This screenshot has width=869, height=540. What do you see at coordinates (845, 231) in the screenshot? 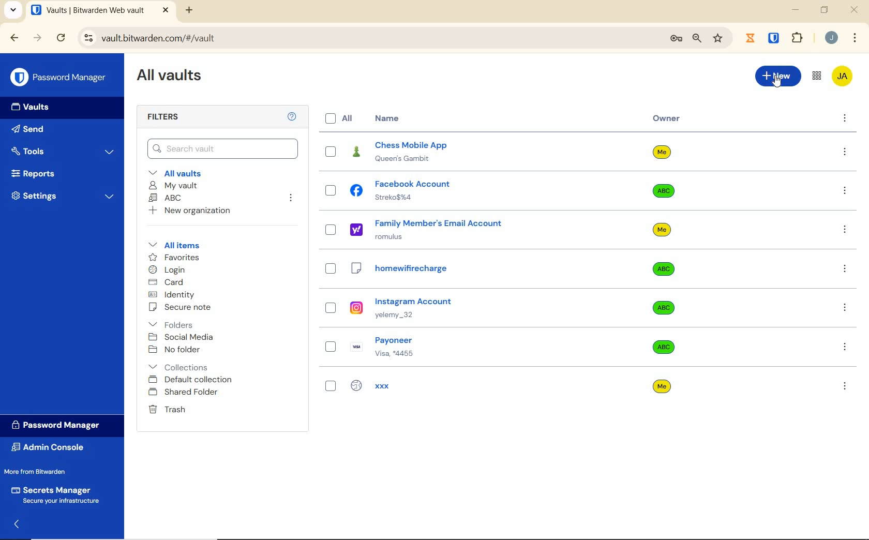
I see `more options` at bounding box center [845, 231].